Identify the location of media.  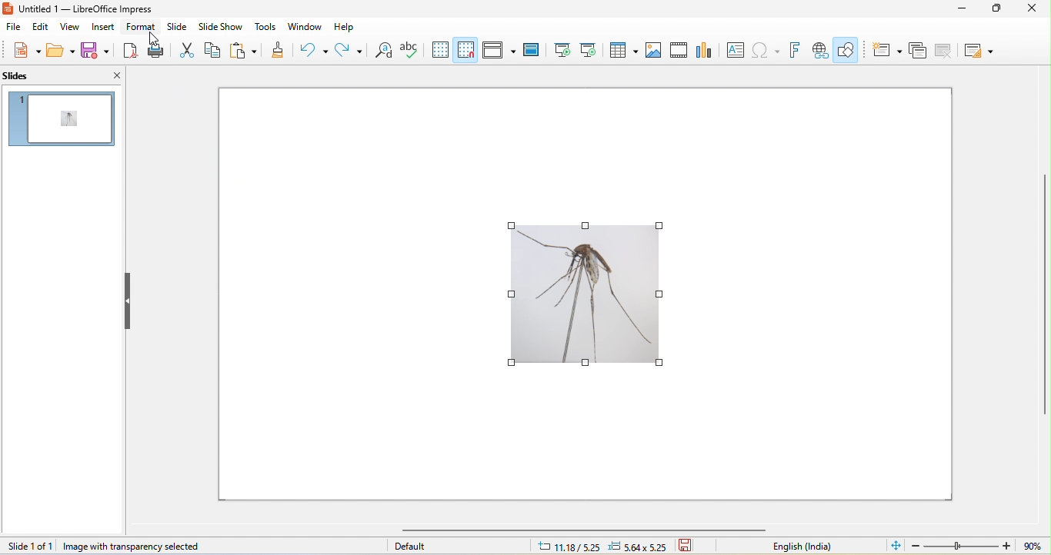
(679, 50).